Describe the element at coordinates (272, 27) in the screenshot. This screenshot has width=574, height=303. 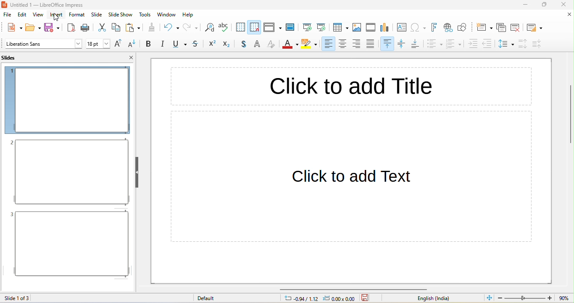
I see `display view` at that location.